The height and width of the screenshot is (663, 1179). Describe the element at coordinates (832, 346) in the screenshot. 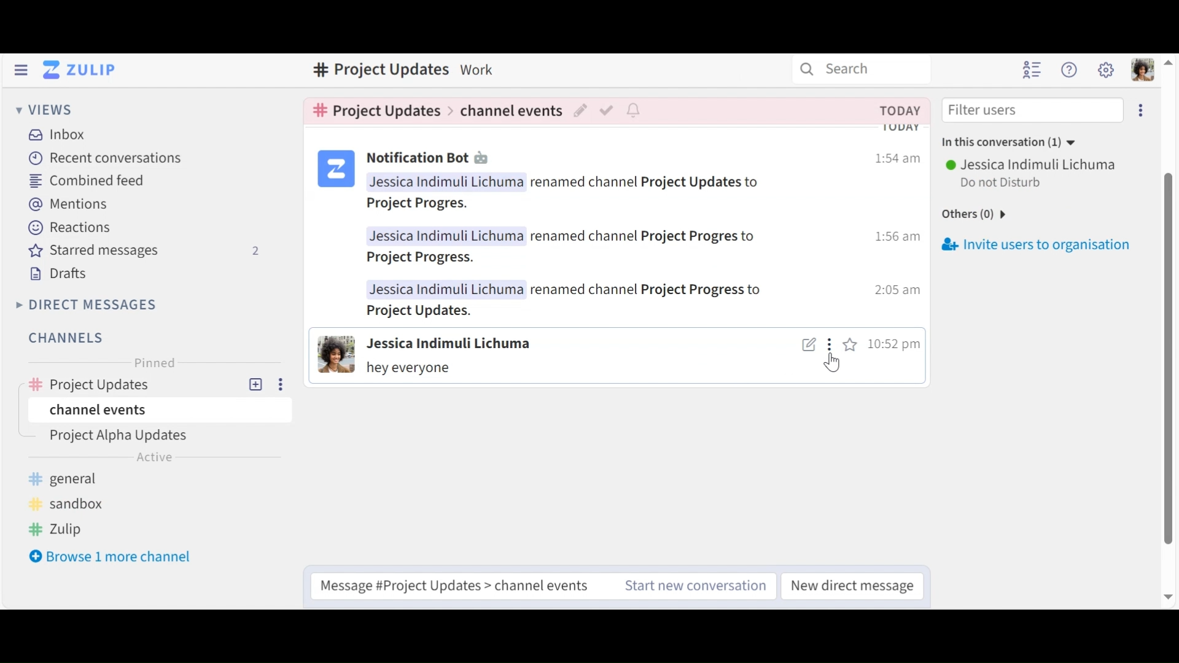

I see `message actions` at that location.